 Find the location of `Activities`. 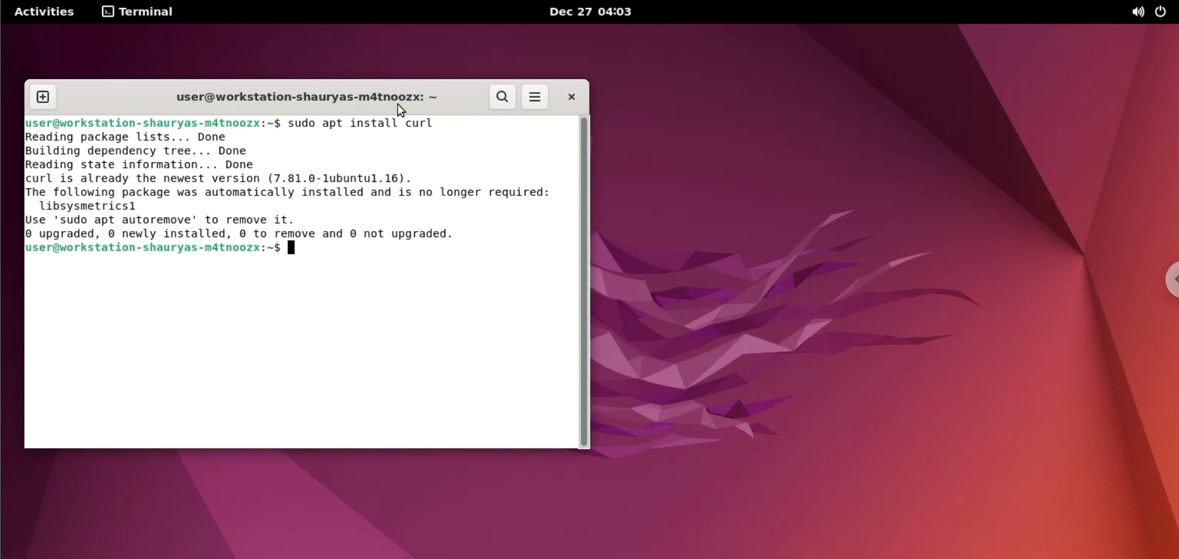

Activities is located at coordinates (42, 12).